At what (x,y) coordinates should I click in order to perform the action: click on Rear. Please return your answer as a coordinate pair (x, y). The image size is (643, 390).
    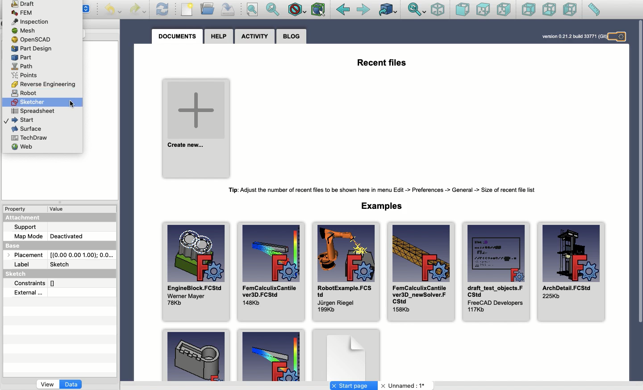
    Looking at the image, I should click on (529, 9).